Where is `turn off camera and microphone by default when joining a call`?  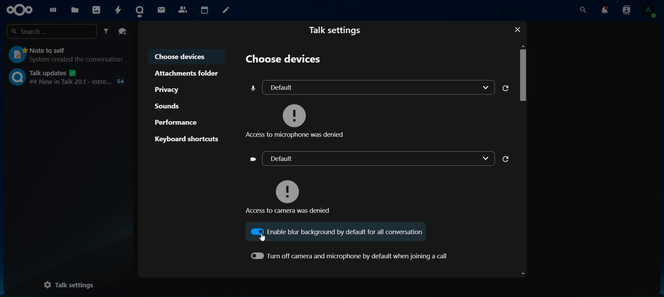 turn off camera and microphone by default when joining a call is located at coordinates (349, 255).